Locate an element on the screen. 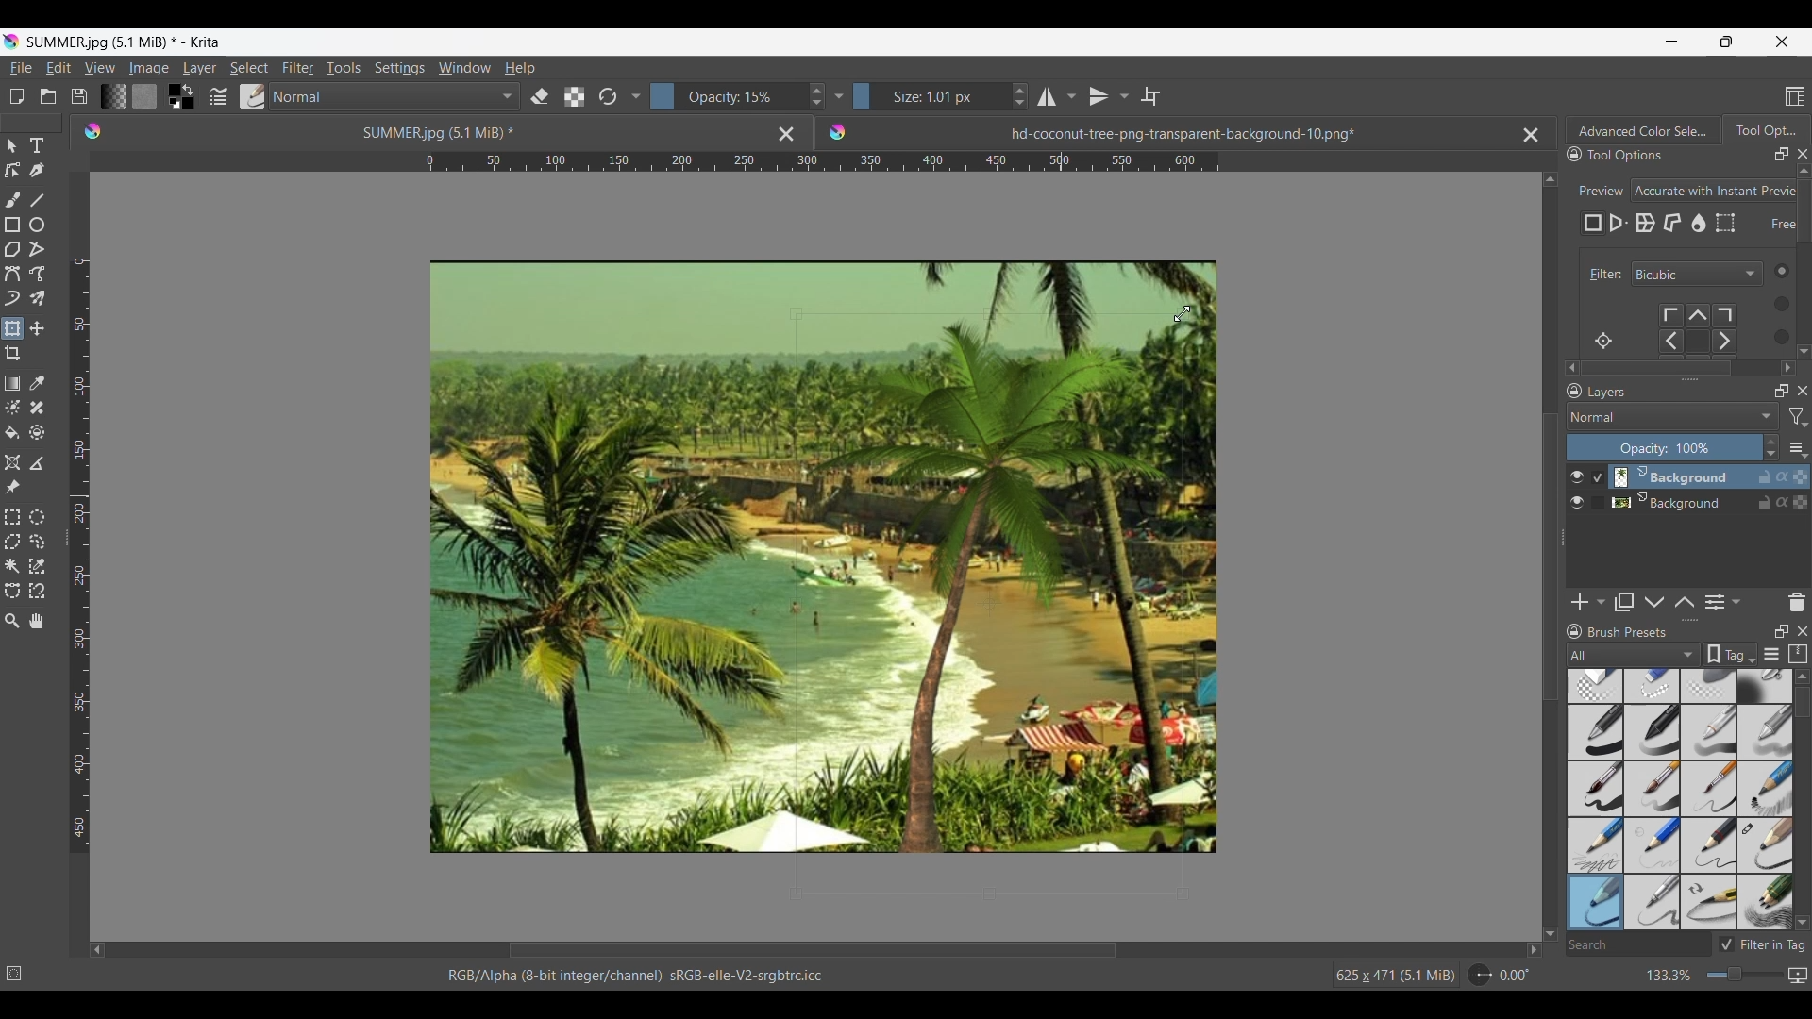 This screenshot has width=1812, height=1019. Advanced color selector panel is located at coordinates (1643, 130).